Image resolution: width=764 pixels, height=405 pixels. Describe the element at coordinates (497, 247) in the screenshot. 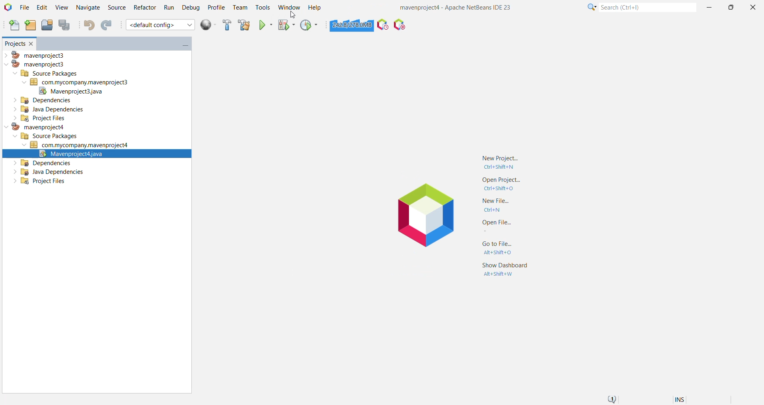

I see `Go to File` at that location.